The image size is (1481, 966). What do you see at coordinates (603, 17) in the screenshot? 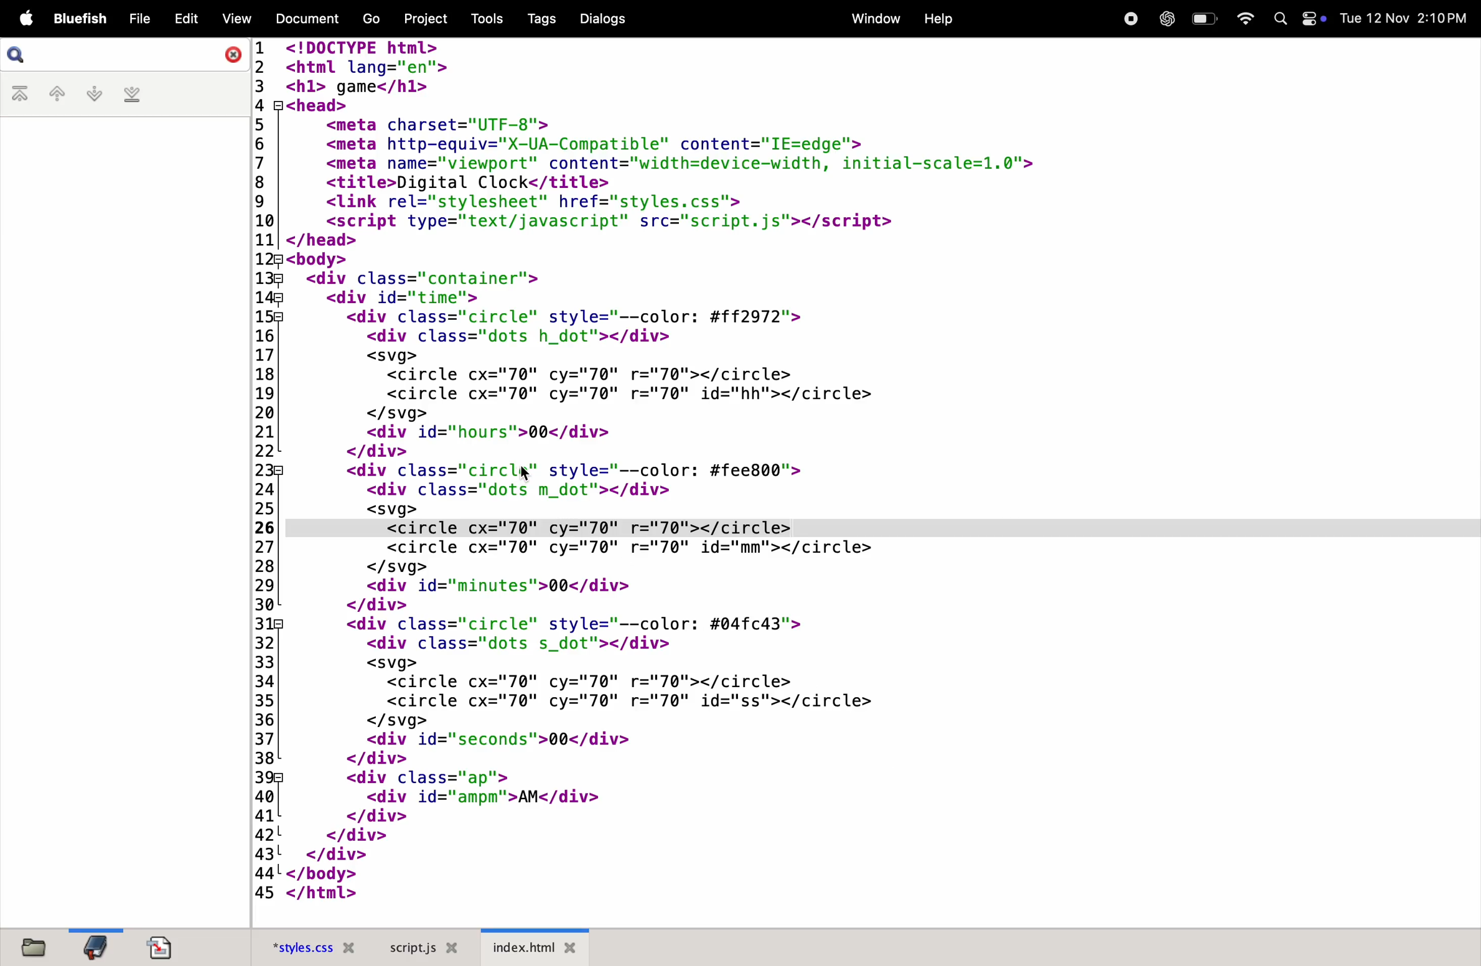
I see `dialogs` at bounding box center [603, 17].